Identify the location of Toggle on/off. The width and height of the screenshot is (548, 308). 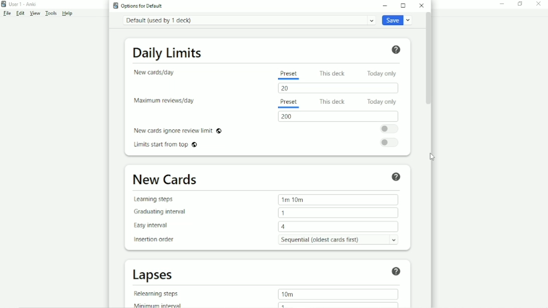
(387, 128).